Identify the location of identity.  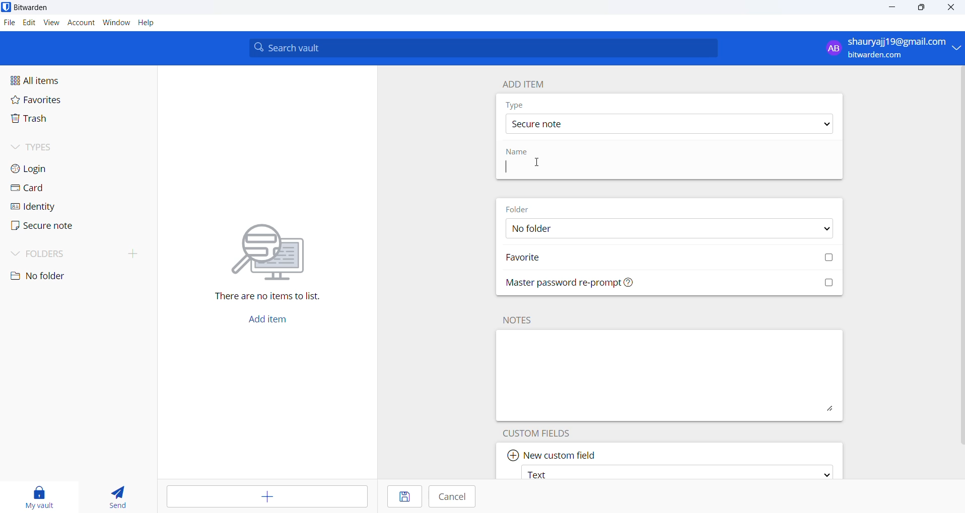
(54, 207).